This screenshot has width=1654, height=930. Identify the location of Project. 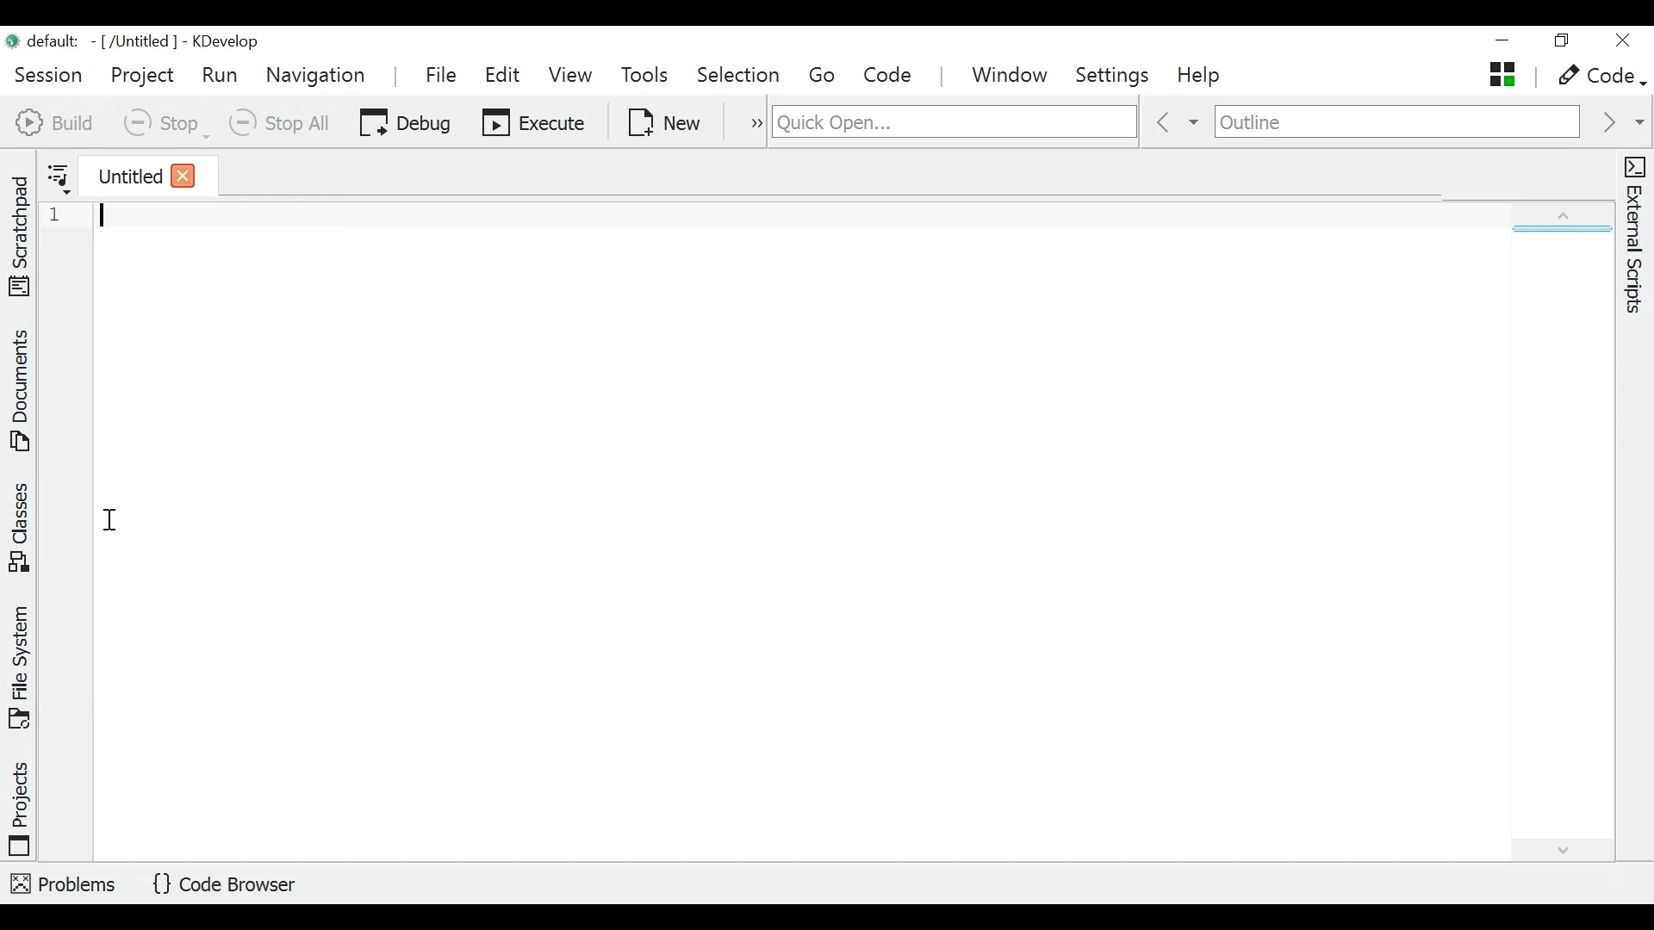
(142, 76).